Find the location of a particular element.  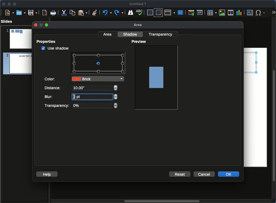

Display views is located at coordinates (170, 12).